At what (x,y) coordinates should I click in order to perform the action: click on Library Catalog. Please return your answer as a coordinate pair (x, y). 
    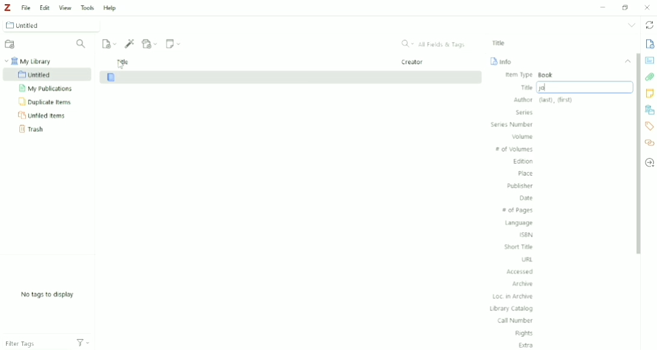
    Looking at the image, I should click on (511, 309).